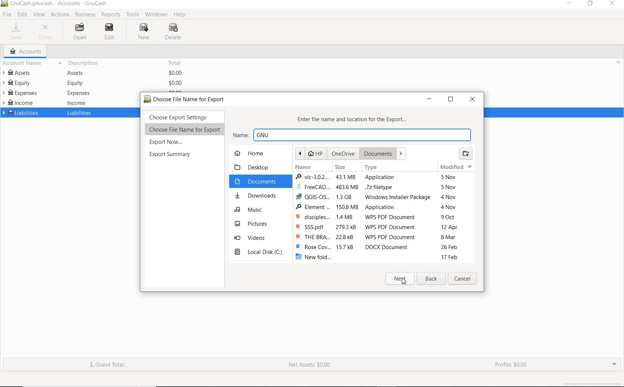 This screenshot has width=624, height=387. I want to click on expenses, so click(78, 93).